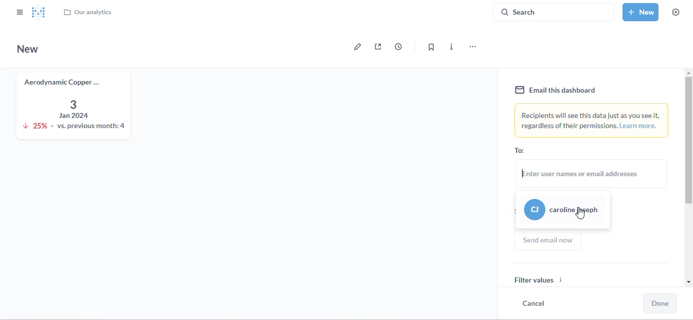 This screenshot has width=693, height=320. Describe the element at coordinates (592, 121) in the screenshot. I see `recipients will see this data just as you see it, regardless of their permissions. learn more` at that location.